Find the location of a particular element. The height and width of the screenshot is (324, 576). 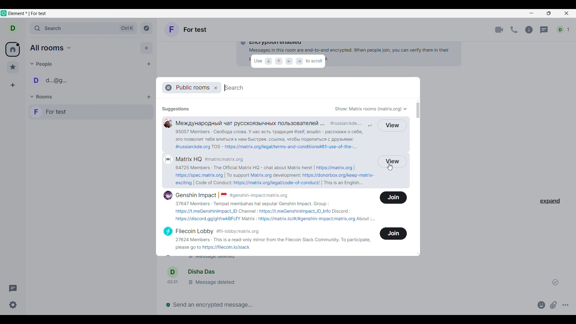

https://t.meGenshinImpact_ID is located at coordinates (205, 212).